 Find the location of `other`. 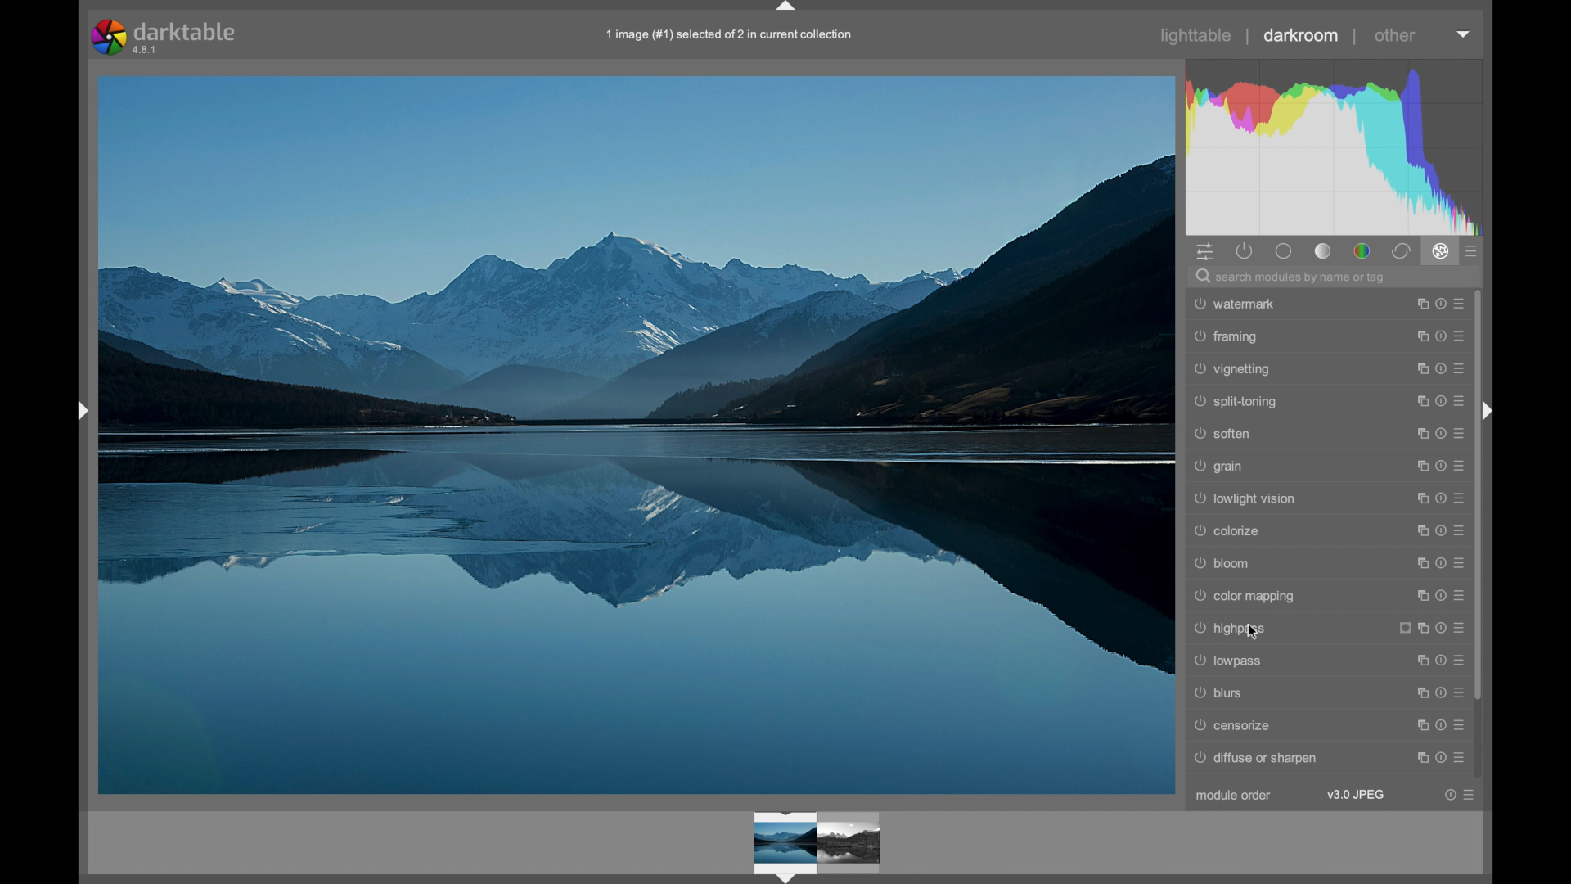

other is located at coordinates (1394, 35).